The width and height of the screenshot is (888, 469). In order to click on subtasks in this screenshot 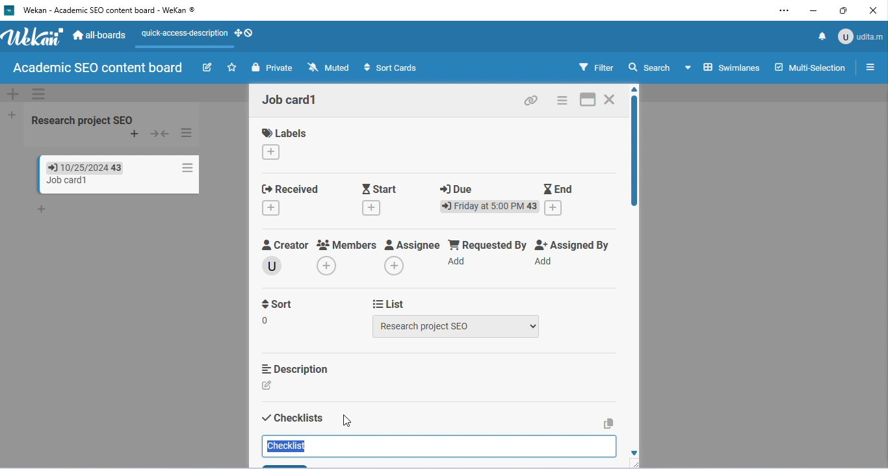, I will do `click(291, 464)`.